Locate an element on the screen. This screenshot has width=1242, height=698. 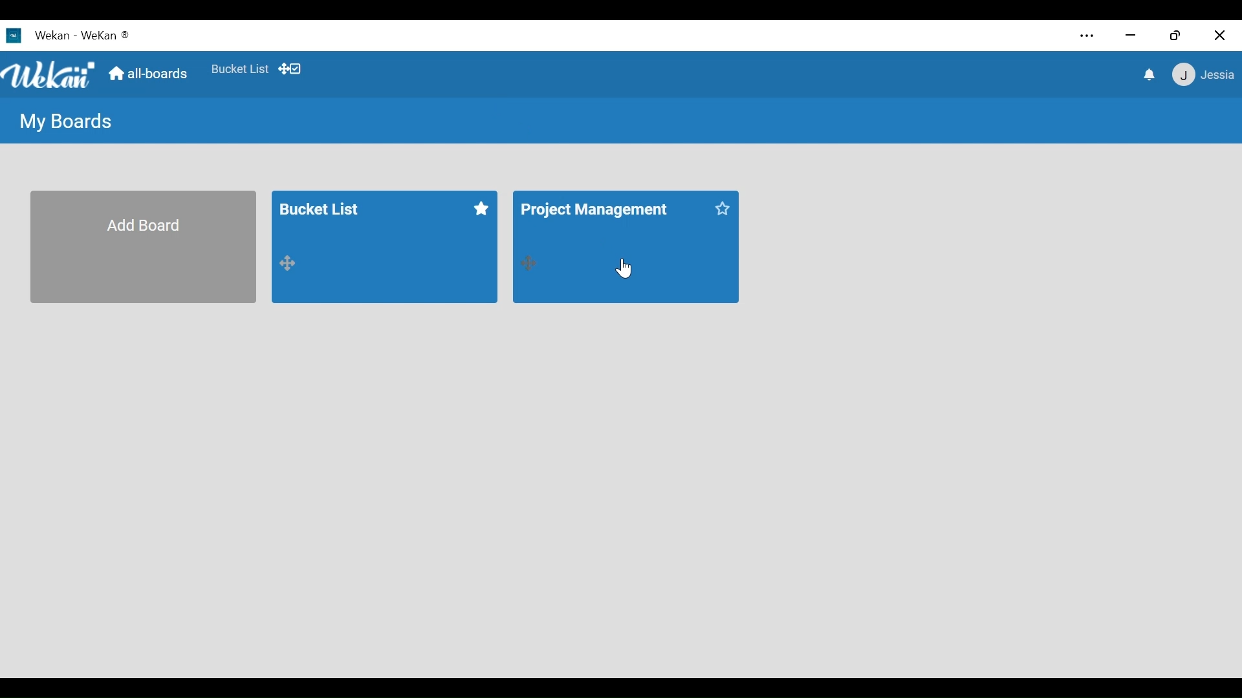
member menu is located at coordinates (1202, 73).